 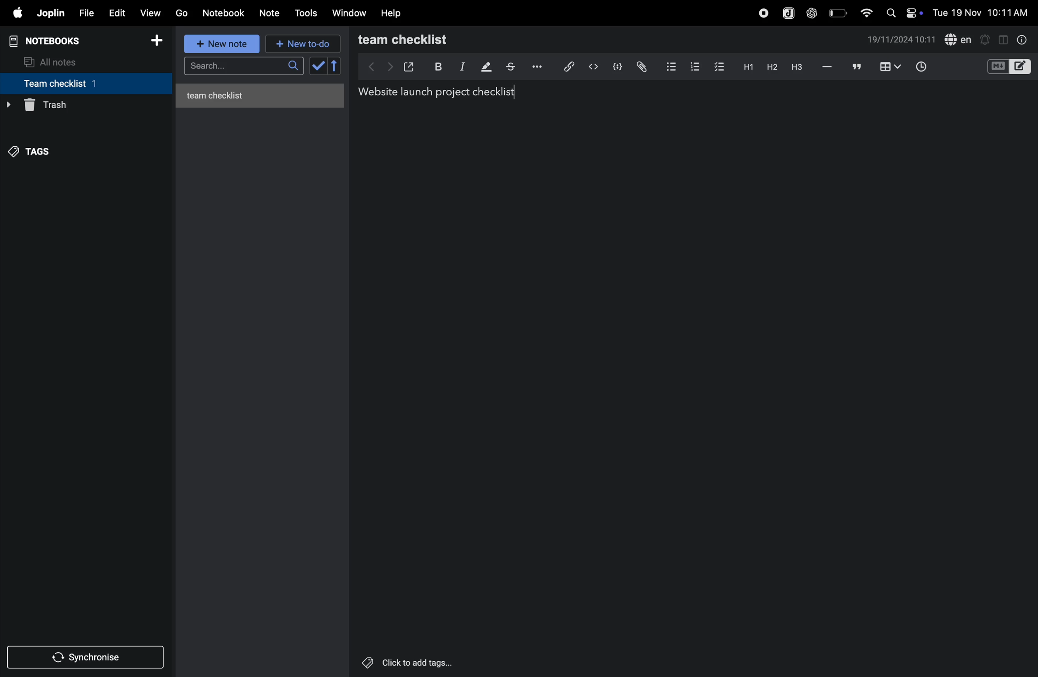 What do you see at coordinates (461, 67) in the screenshot?
I see `itallic` at bounding box center [461, 67].